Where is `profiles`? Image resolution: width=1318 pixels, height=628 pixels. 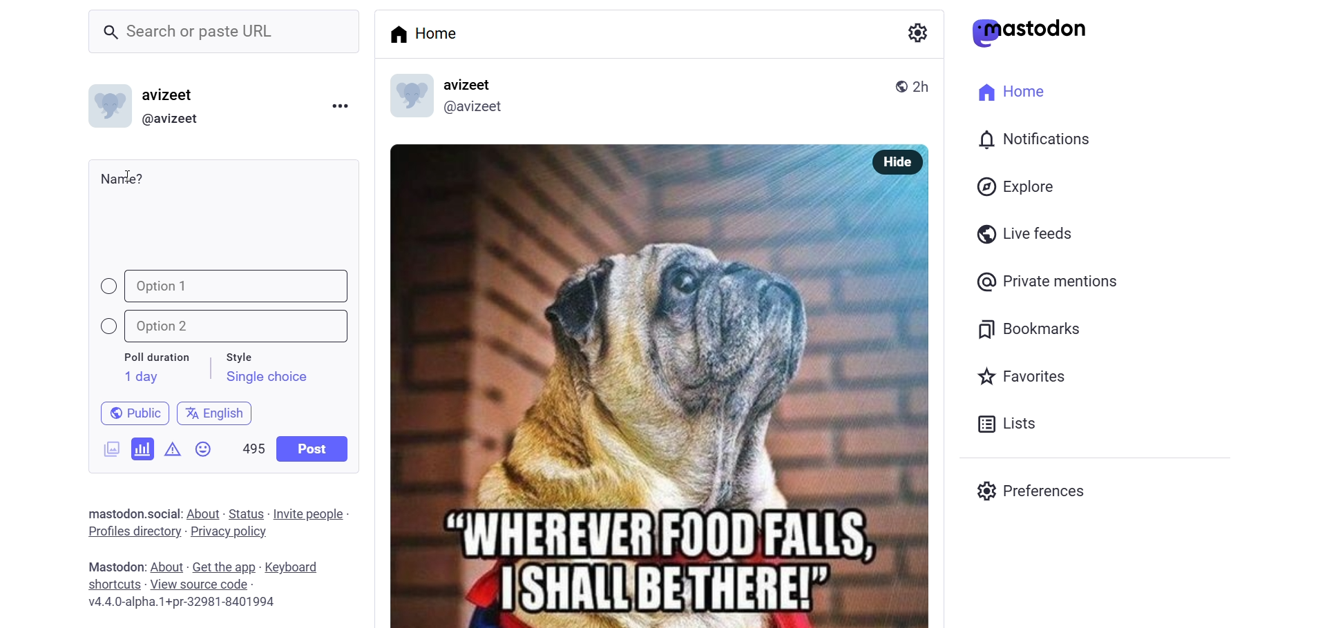
profiles is located at coordinates (133, 531).